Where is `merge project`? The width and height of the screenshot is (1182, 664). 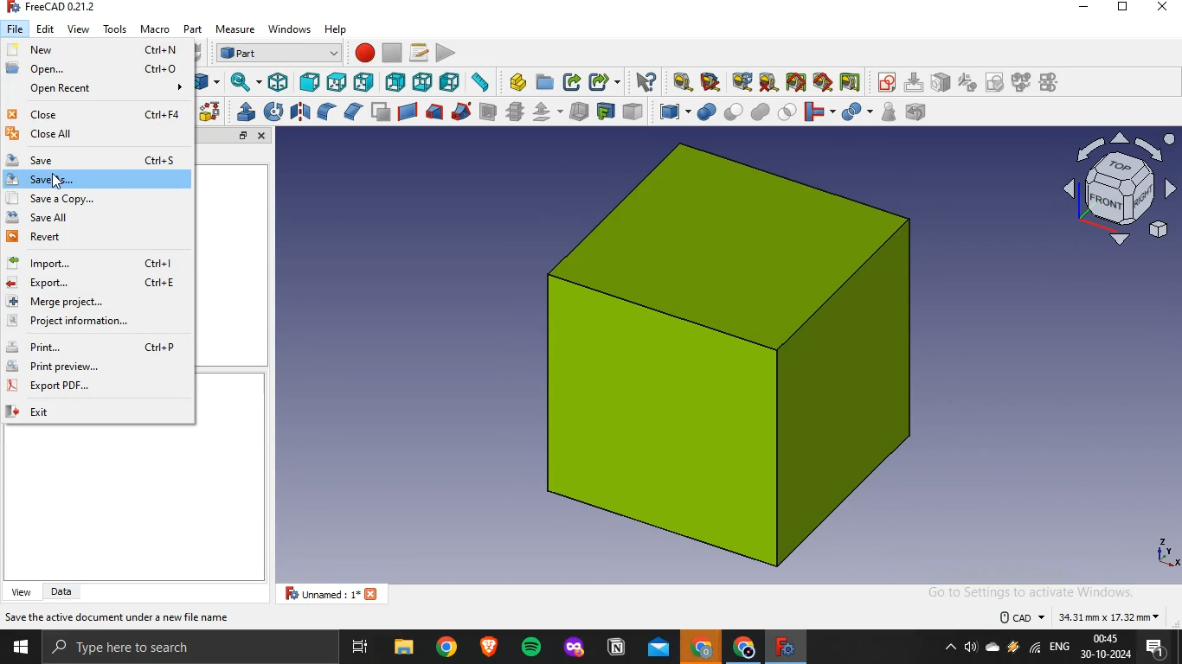
merge project is located at coordinates (92, 303).